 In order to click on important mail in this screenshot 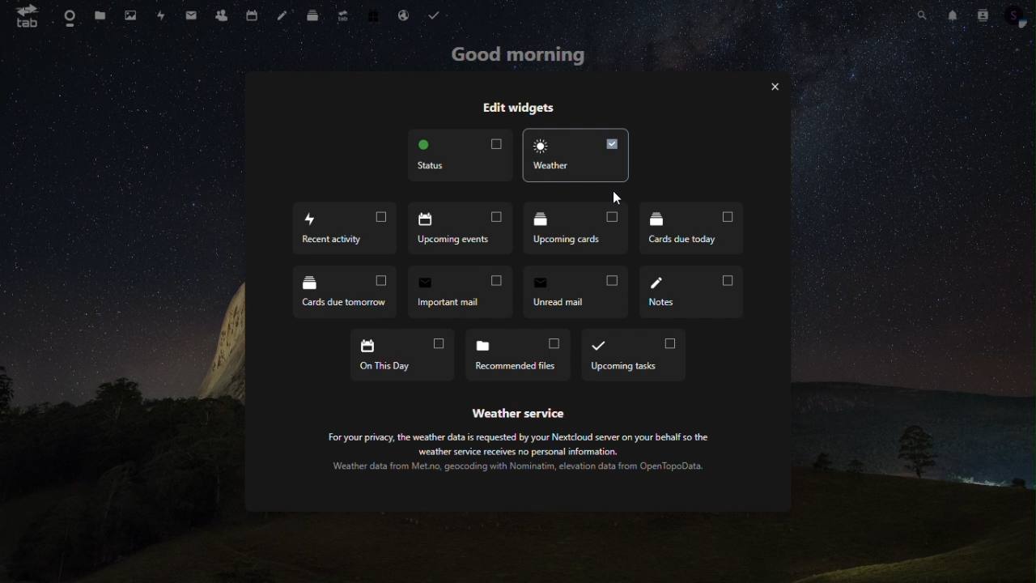, I will do `click(462, 291)`.